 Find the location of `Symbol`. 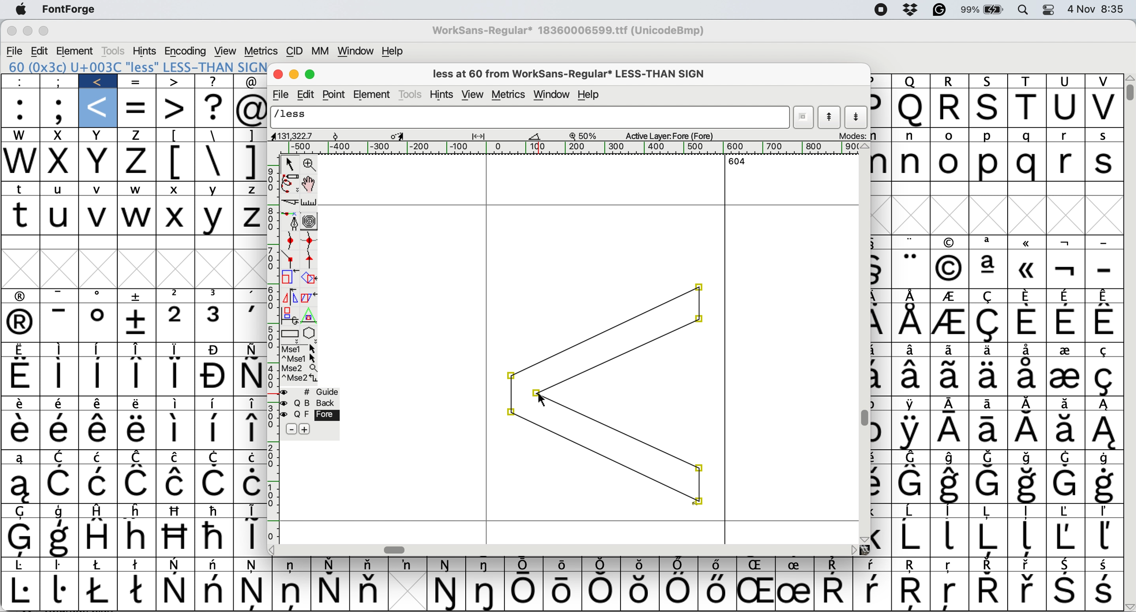

Symbol is located at coordinates (989, 591).